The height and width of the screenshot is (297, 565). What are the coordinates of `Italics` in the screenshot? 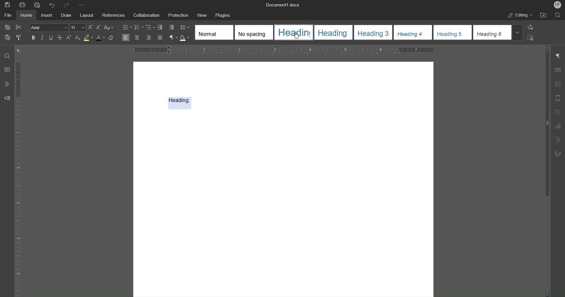 It's located at (42, 38).